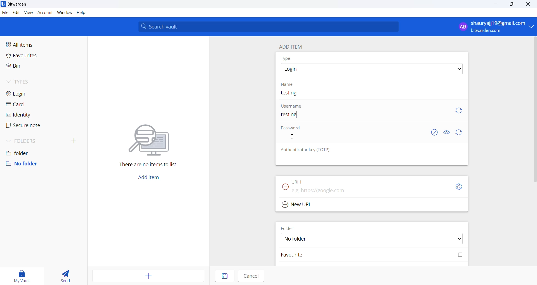  Describe the element at coordinates (44, 13) in the screenshot. I see `account` at that location.